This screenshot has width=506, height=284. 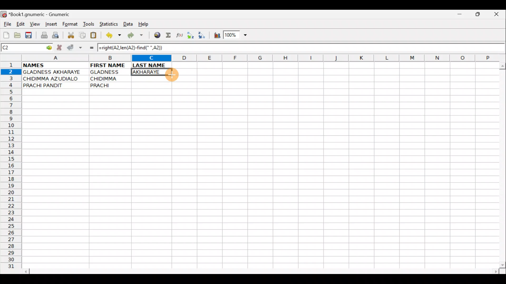 What do you see at coordinates (71, 25) in the screenshot?
I see `Format` at bounding box center [71, 25].